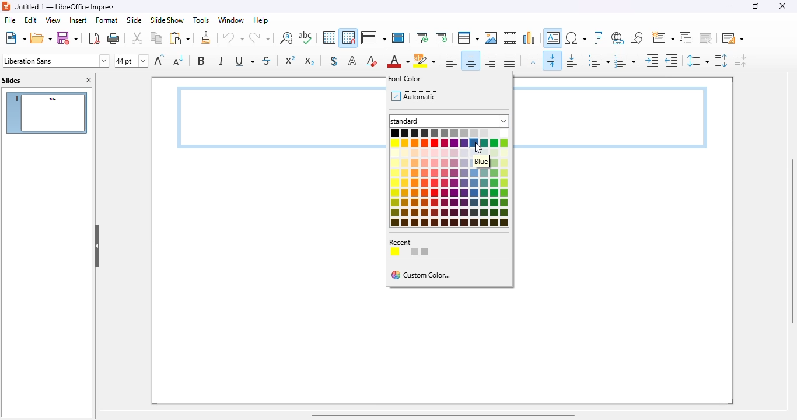 This screenshot has height=420, width=797. I want to click on view, so click(53, 20).